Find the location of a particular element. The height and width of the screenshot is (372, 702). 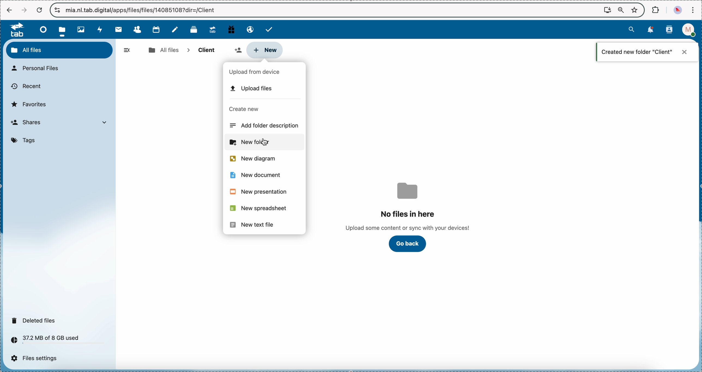

hide menu is located at coordinates (127, 50).